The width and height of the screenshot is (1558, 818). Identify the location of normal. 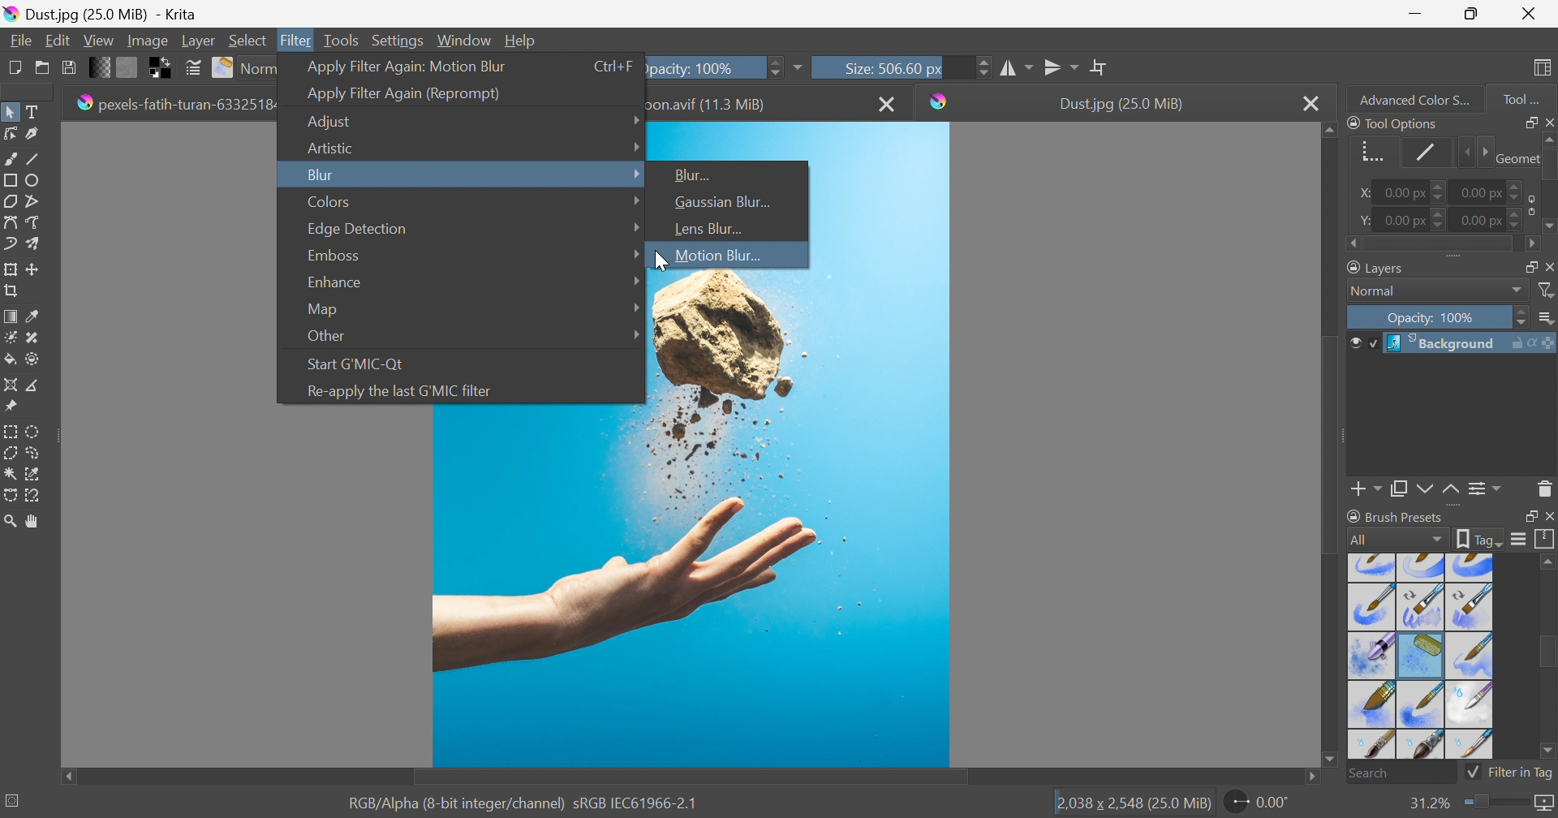
(258, 68).